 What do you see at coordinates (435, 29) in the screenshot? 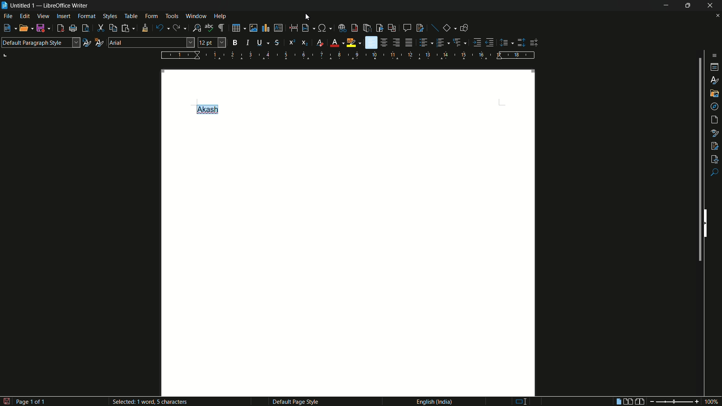
I see `insert line` at bounding box center [435, 29].